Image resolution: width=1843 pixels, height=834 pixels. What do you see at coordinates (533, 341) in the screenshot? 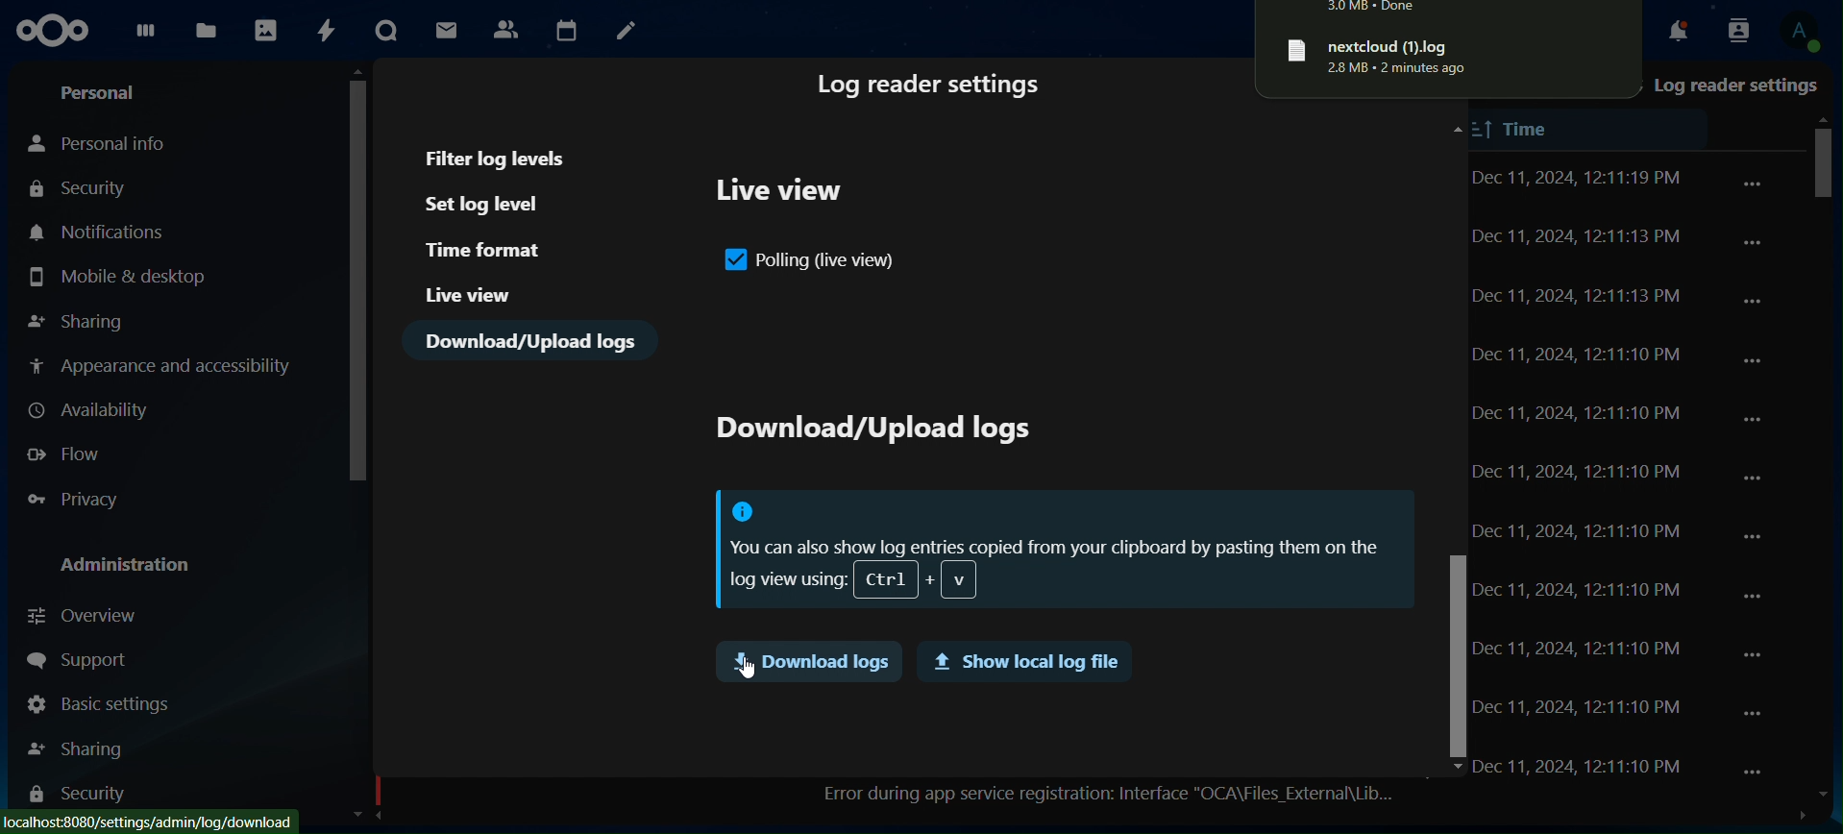
I see `download/Upload logs` at bounding box center [533, 341].